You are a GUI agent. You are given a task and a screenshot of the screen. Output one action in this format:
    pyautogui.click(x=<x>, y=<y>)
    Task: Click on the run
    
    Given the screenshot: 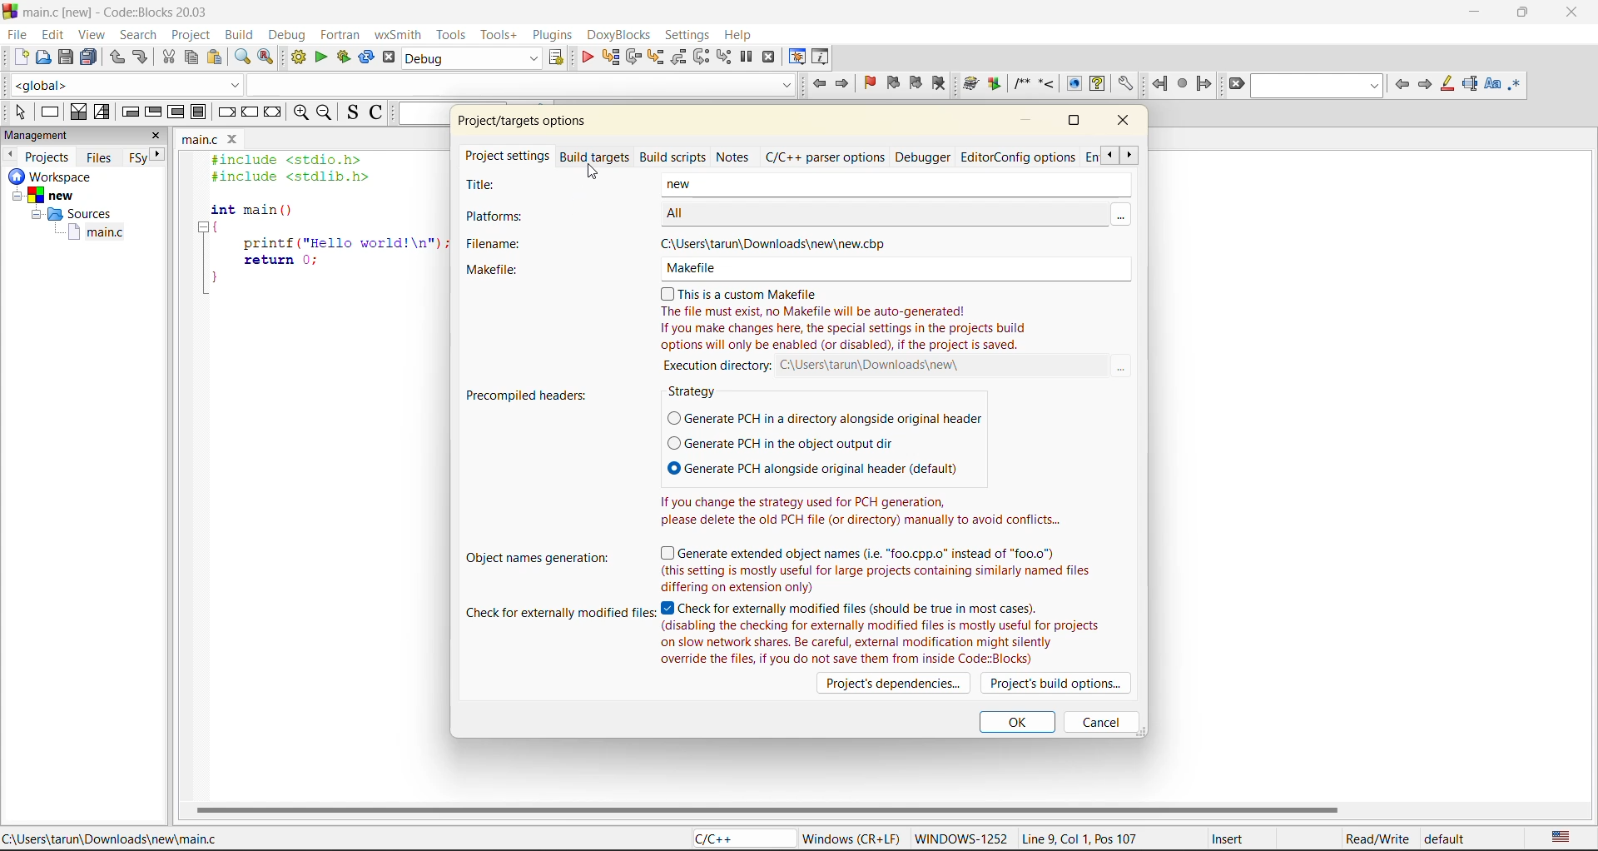 What is the action you would take?
    pyautogui.click(x=322, y=56)
    